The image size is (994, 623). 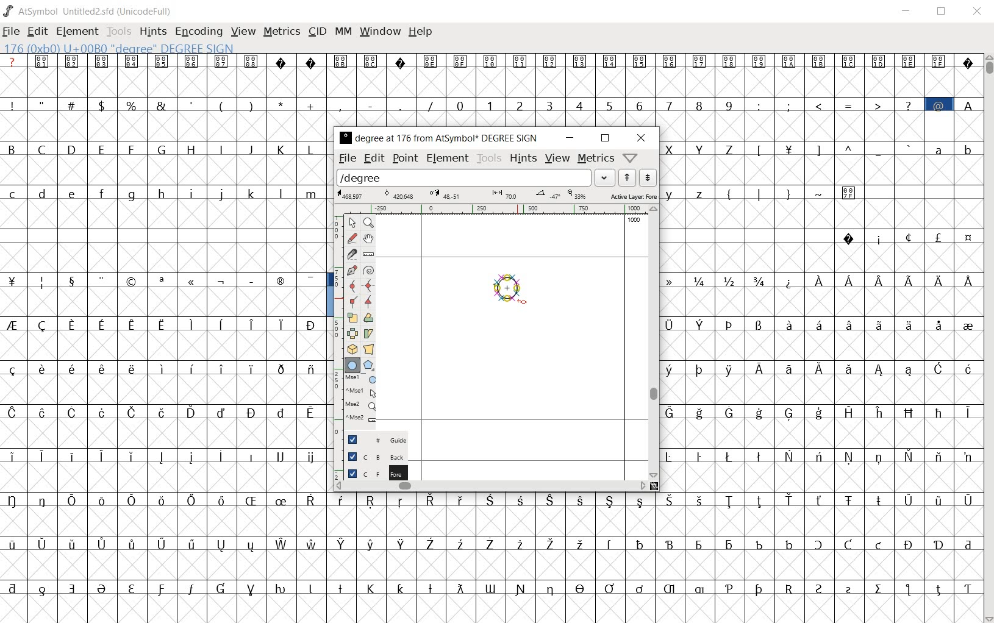 What do you see at coordinates (166, 322) in the screenshot?
I see `special letters` at bounding box center [166, 322].